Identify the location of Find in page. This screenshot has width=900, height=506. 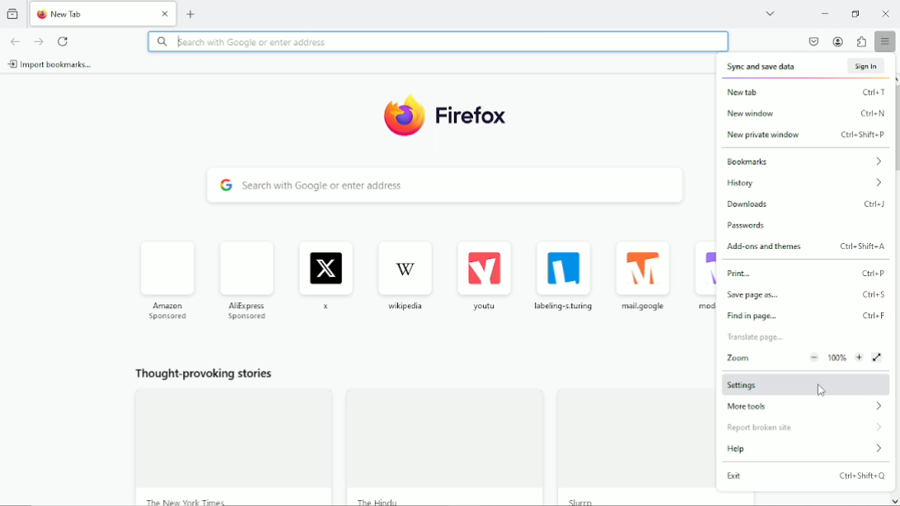
(806, 316).